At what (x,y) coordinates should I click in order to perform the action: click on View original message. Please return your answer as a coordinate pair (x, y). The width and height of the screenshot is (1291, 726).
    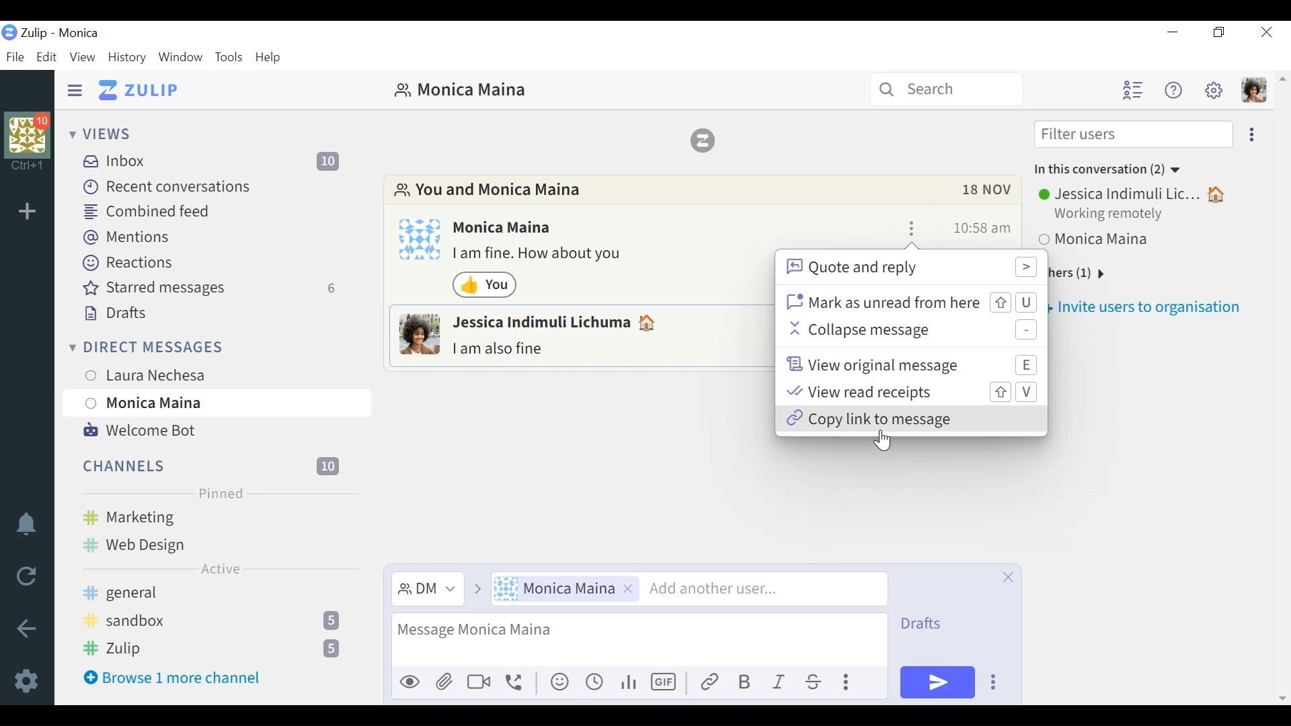
    Looking at the image, I should click on (909, 364).